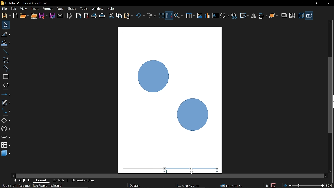  I want to click on Select, so click(6, 25).